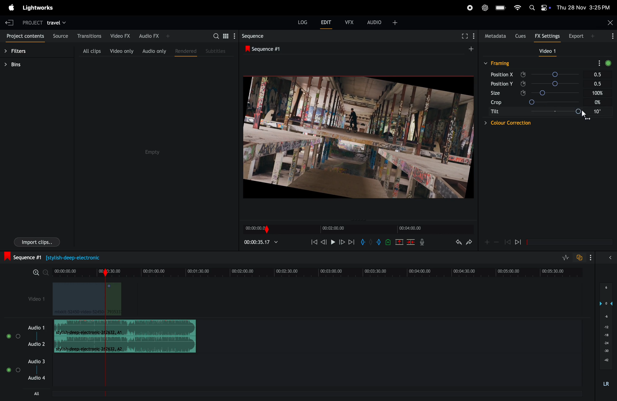 The height and width of the screenshot is (401, 617). I want to click on battery, so click(500, 8).